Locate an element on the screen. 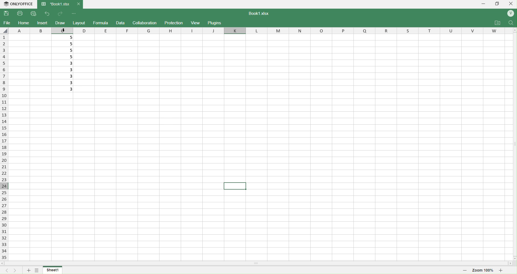 Image resolution: width=517 pixels, height=274 pixels. File is located at coordinates (7, 22).